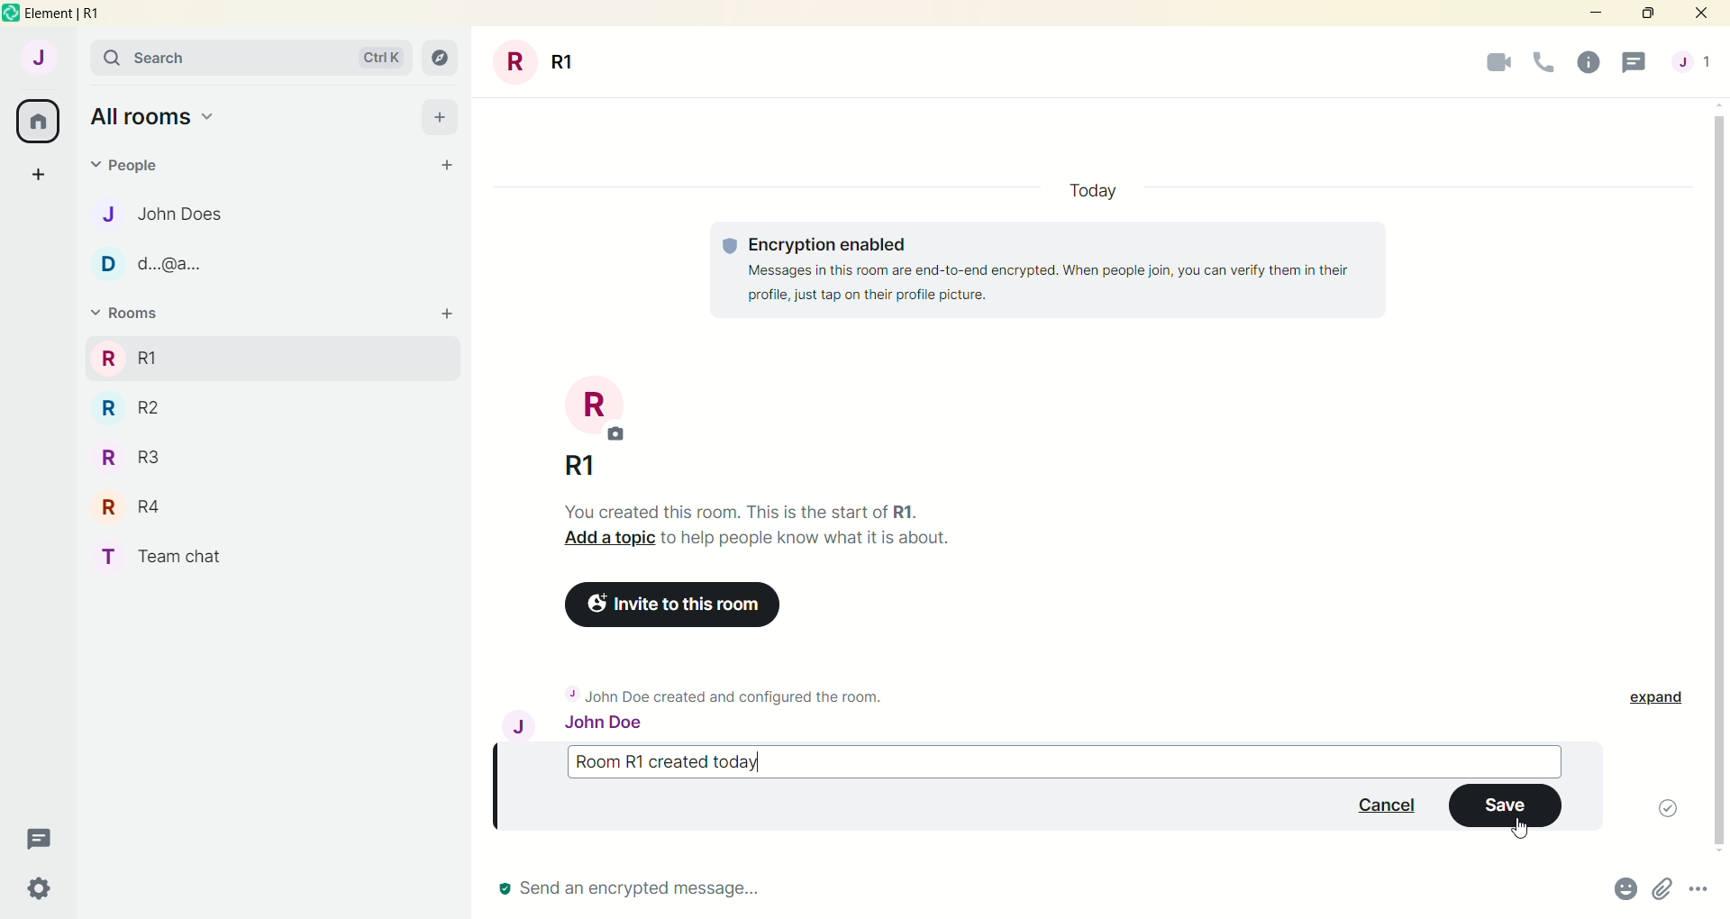  Describe the element at coordinates (158, 405) in the screenshot. I see `R R2` at that location.